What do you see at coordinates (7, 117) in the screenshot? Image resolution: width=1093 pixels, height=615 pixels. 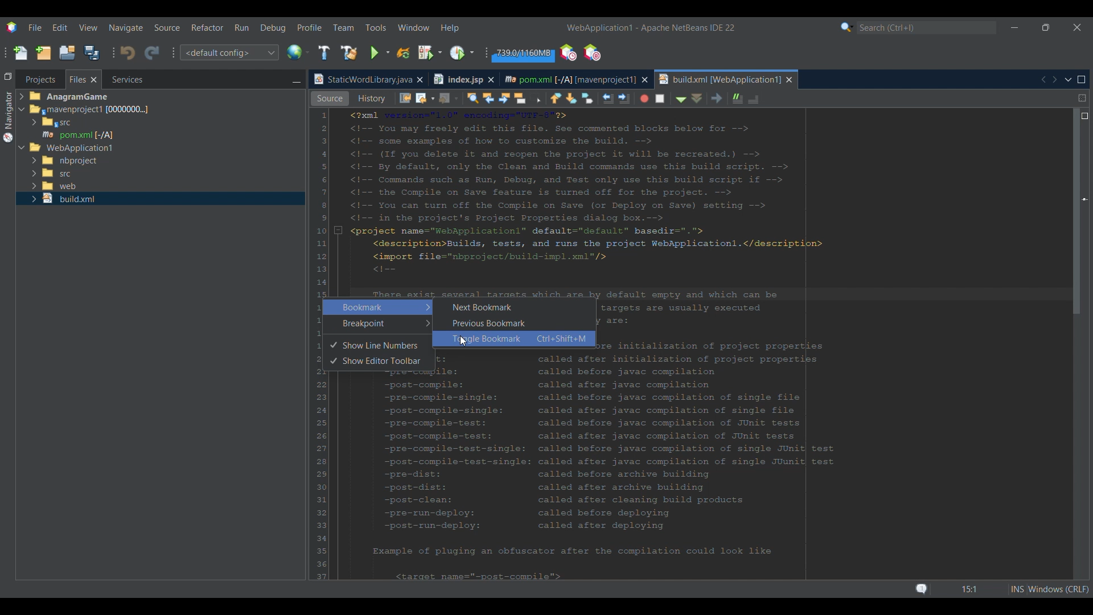 I see `Navigator menu` at bounding box center [7, 117].